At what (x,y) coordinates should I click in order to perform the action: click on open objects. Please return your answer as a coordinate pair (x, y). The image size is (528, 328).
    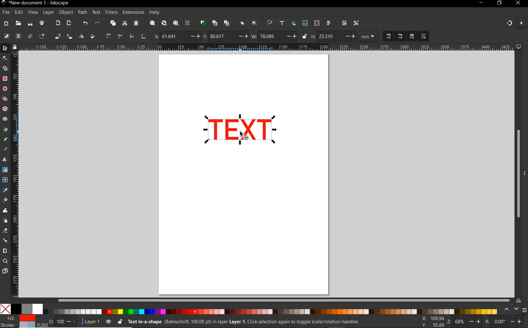
    Looking at the image, I should click on (294, 24).